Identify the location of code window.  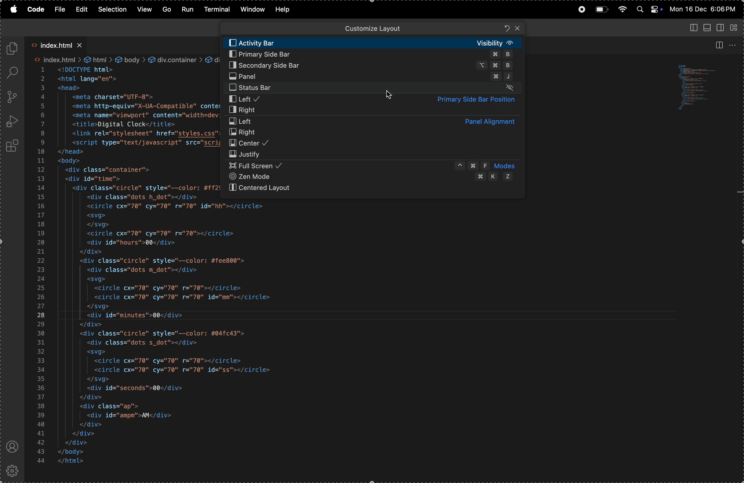
(704, 88).